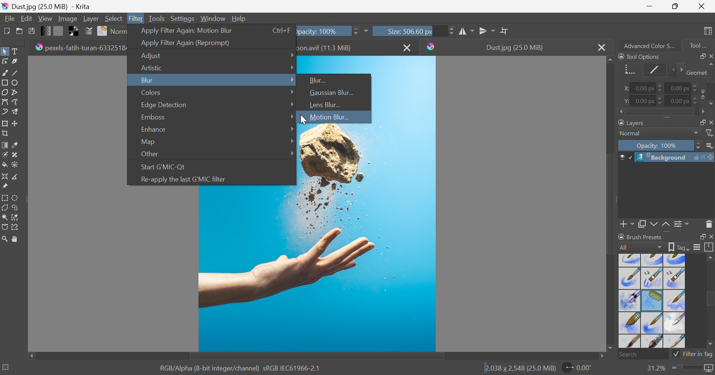 This screenshot has width=715, height=375. I want to click on Restore Down, so click(675, 6).